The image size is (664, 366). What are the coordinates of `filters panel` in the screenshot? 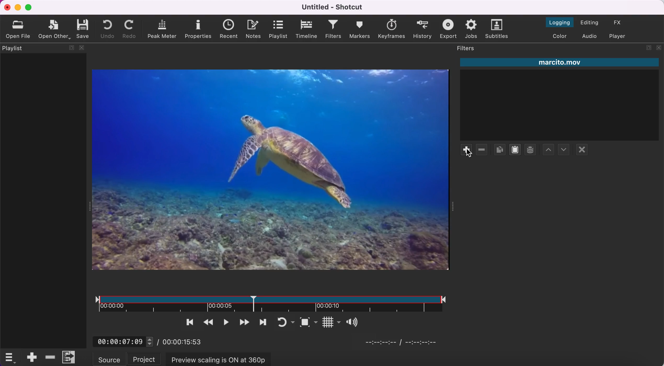 It's located at (471, 49).